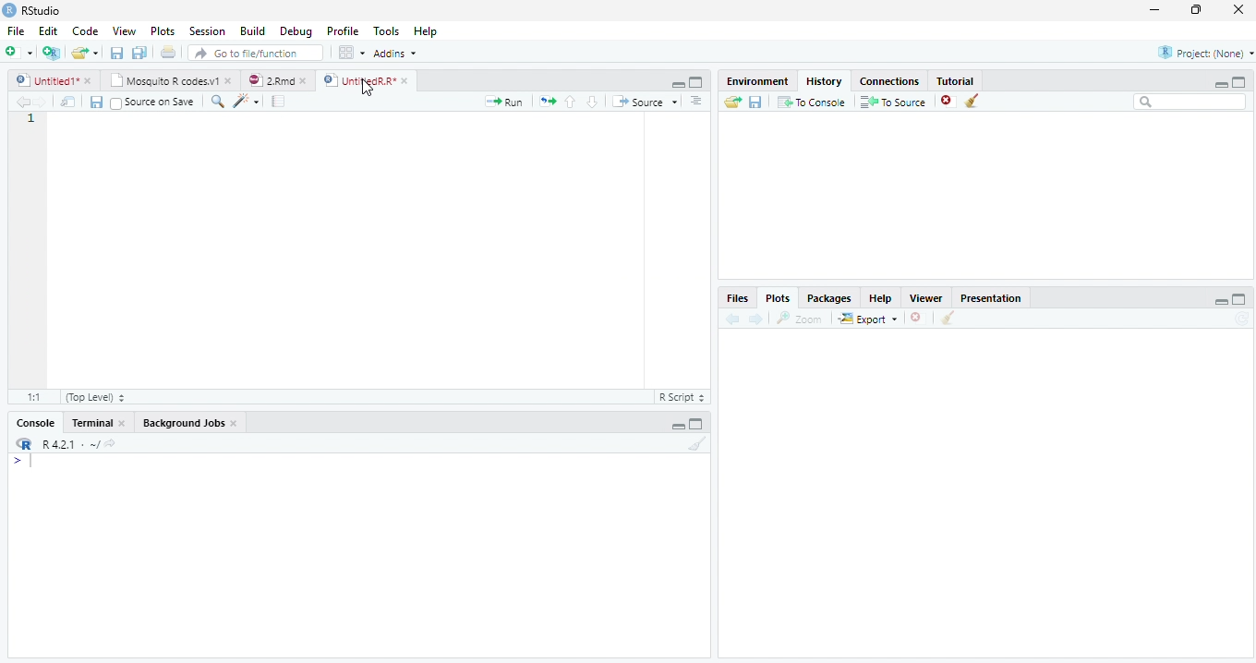 This screenshot has height=663, width=1256. What do you see at coordinates (68, 102) in the screenshot?
I see `Show in new window` at bounding box center [68, 102].